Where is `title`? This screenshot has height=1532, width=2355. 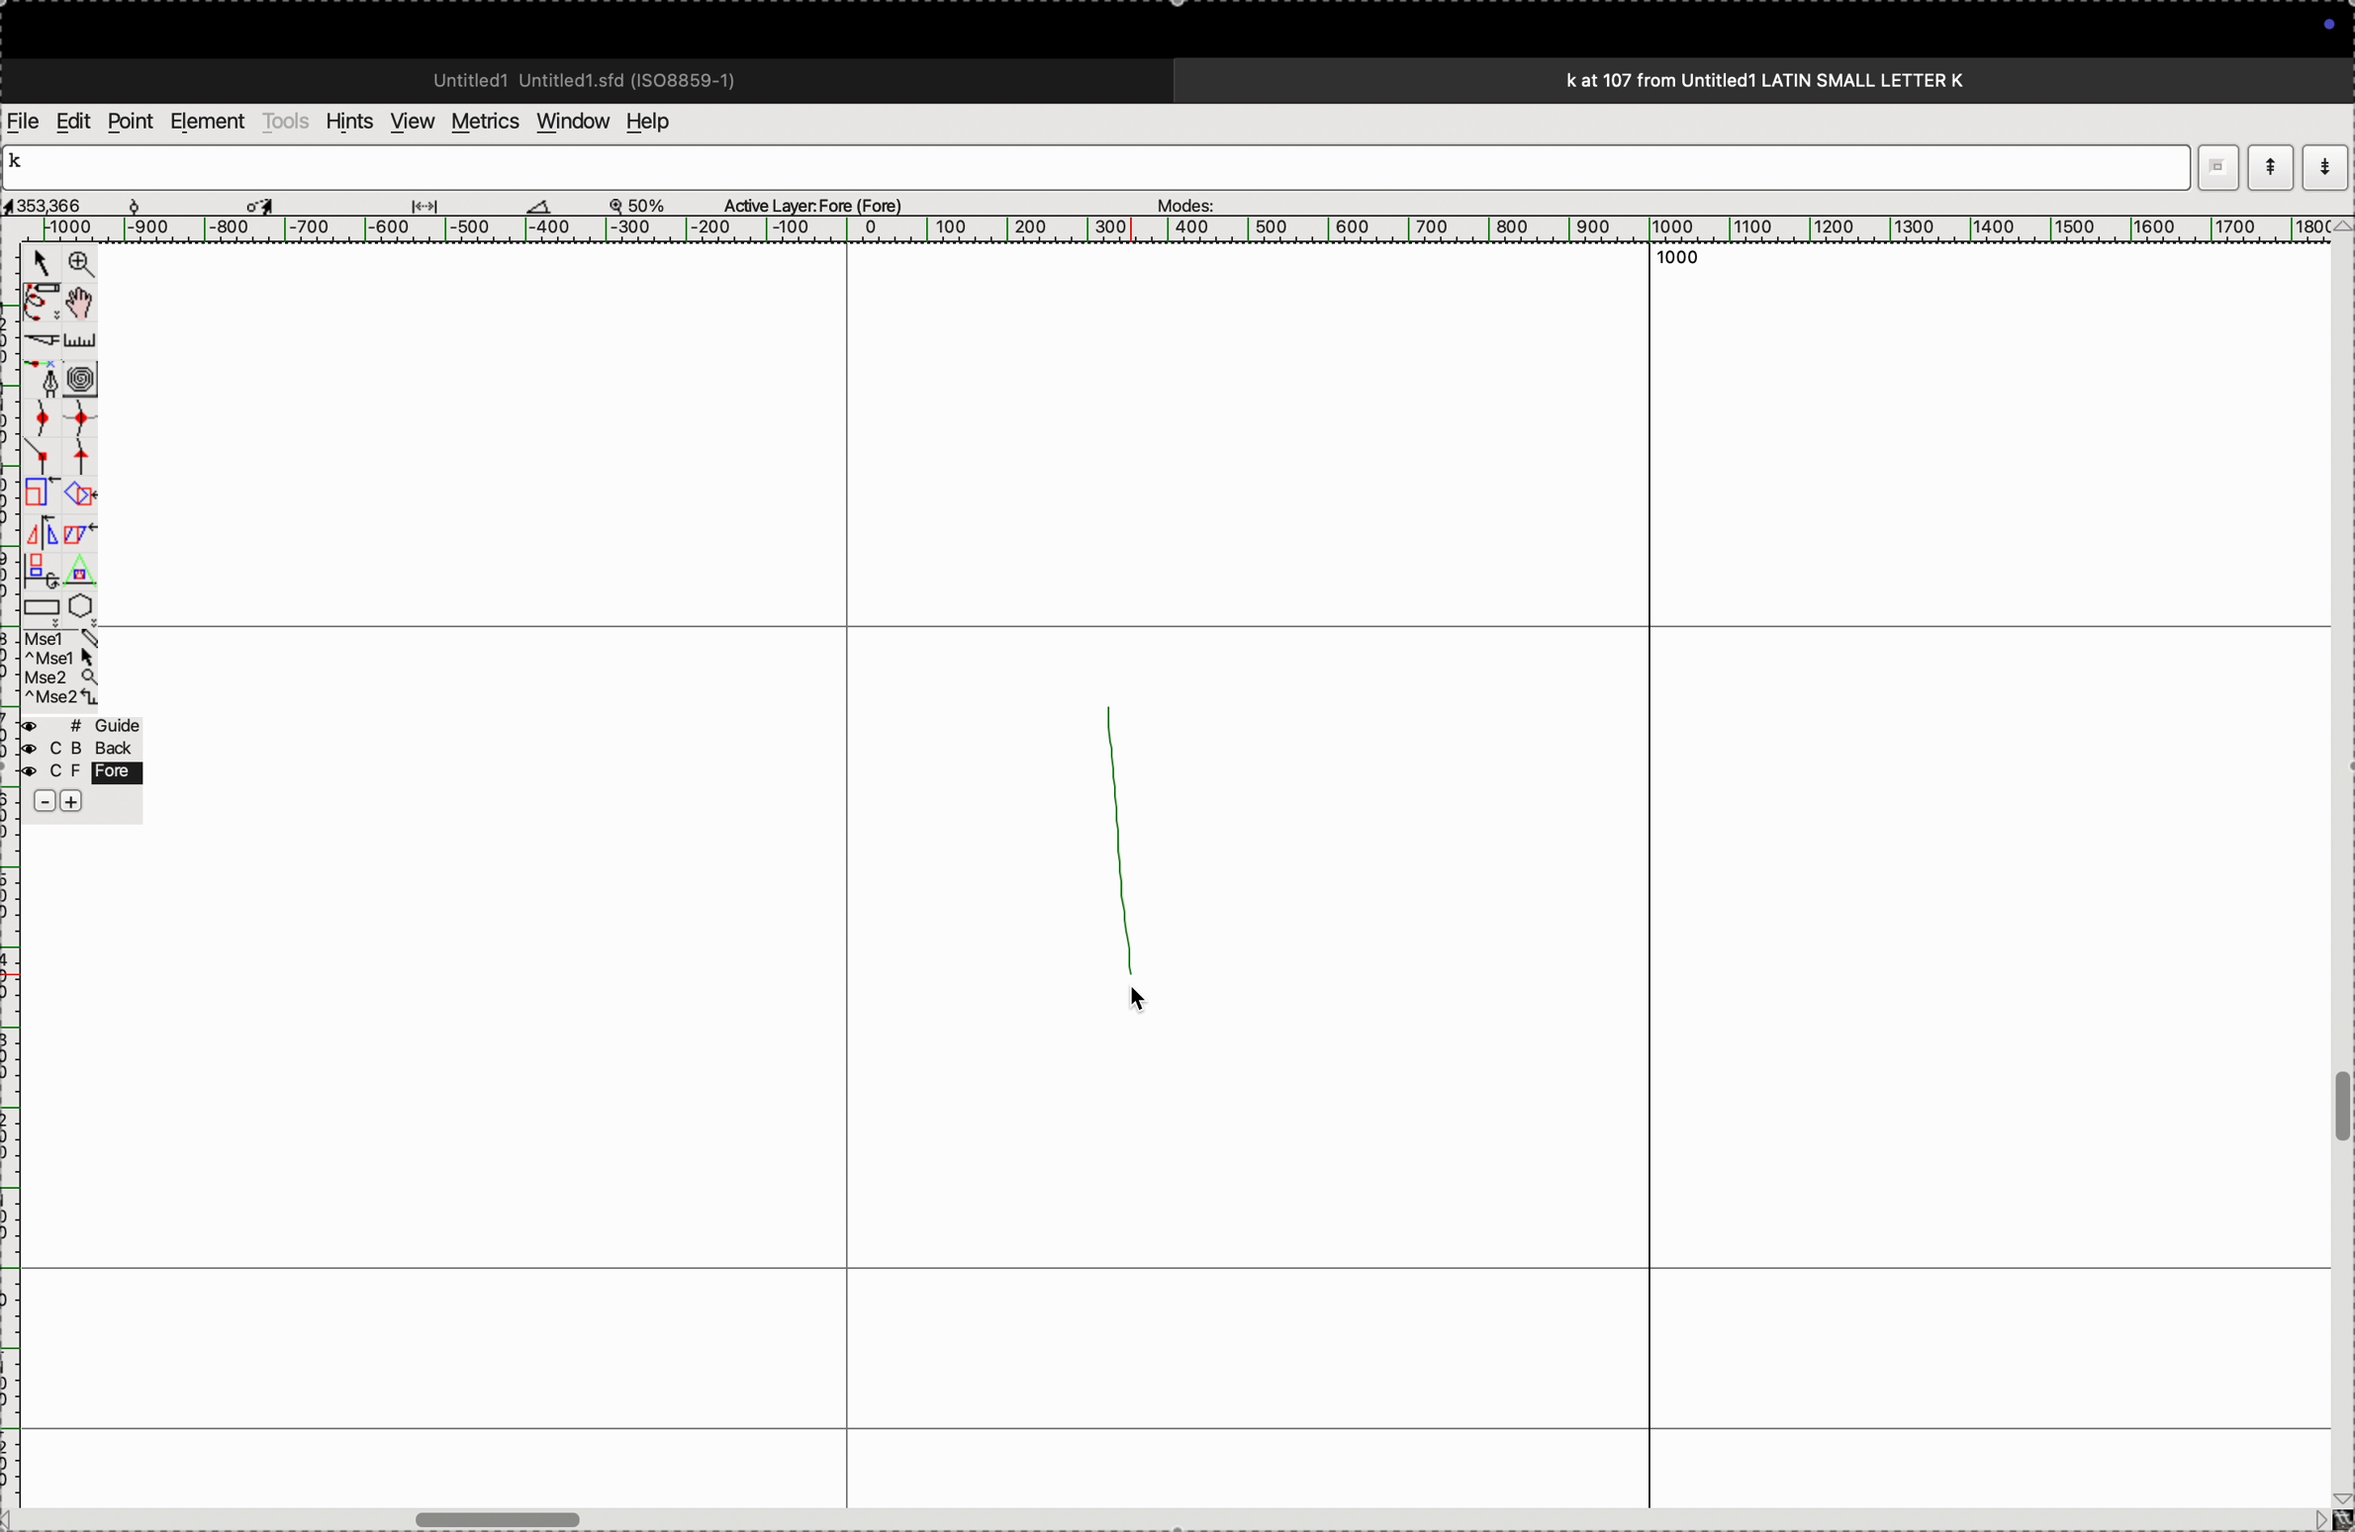
title is located at coordinates (1819, 79).